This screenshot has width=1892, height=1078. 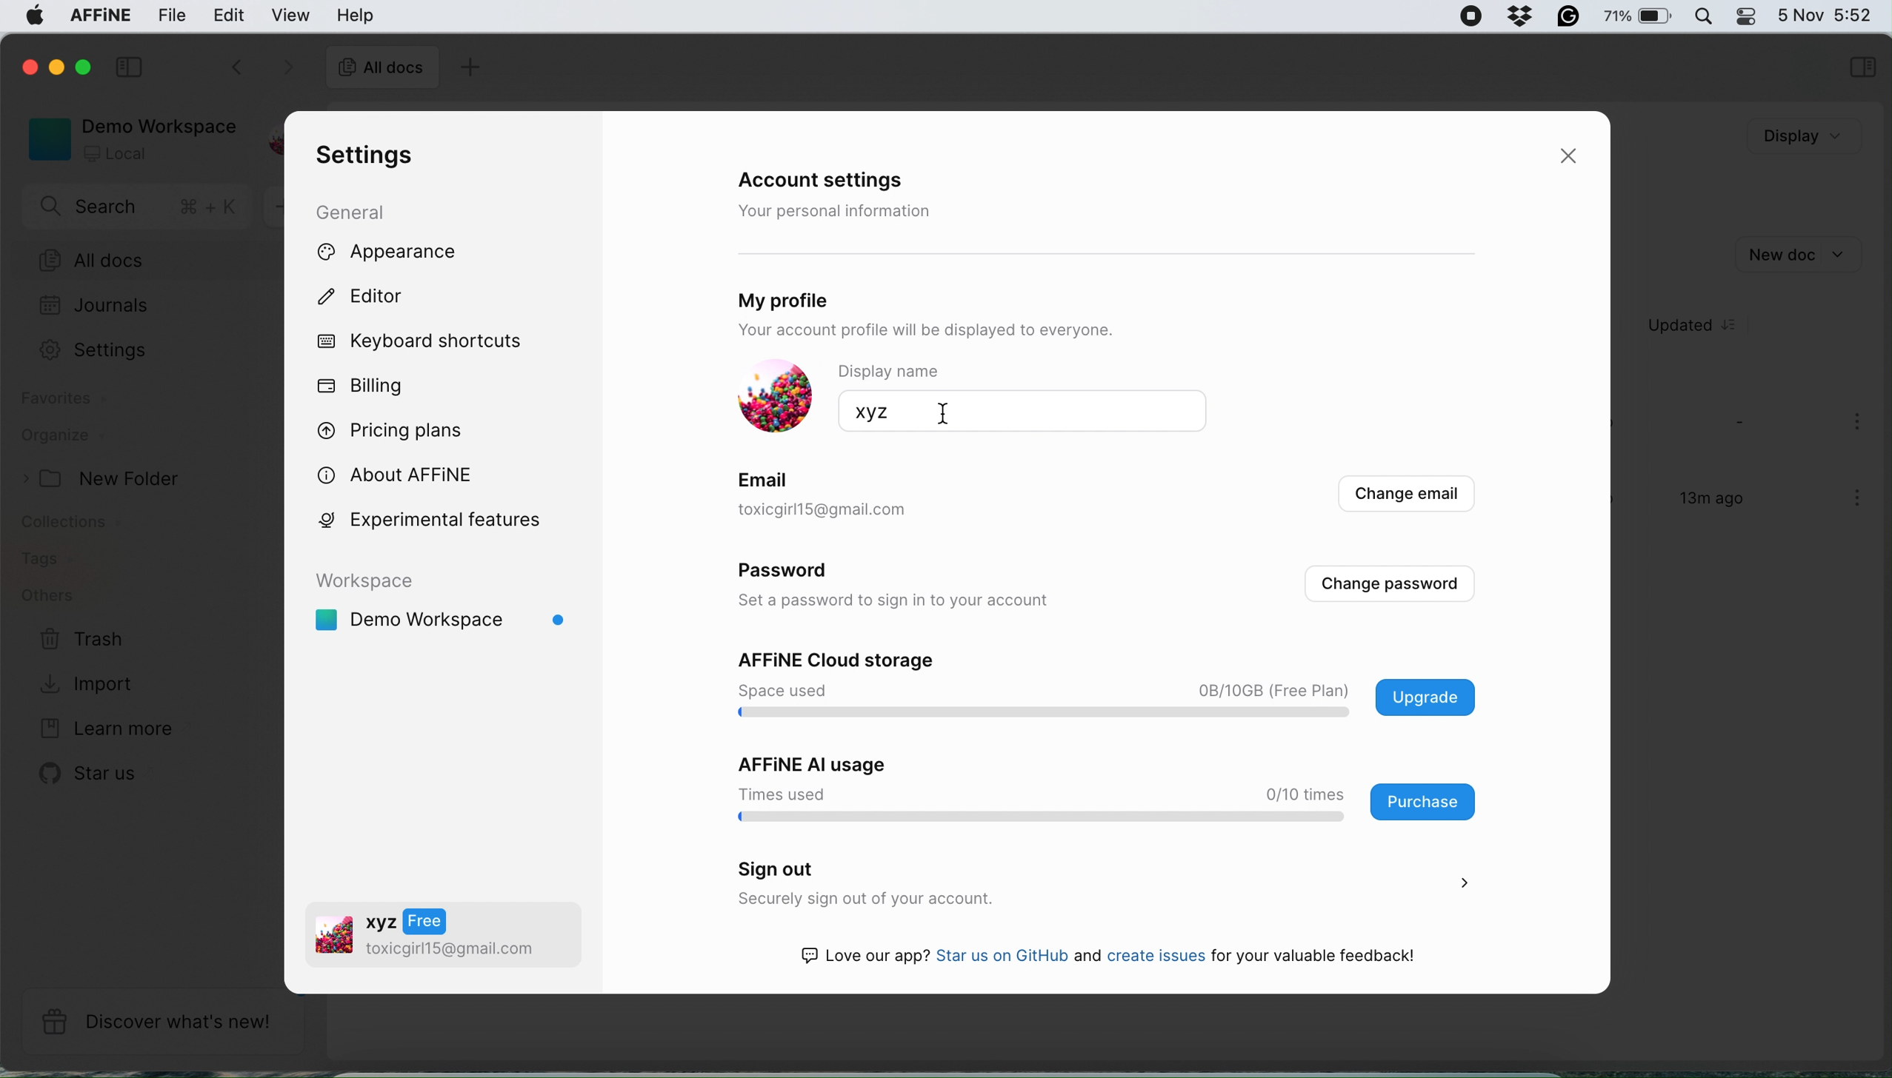 What do you see at coordinates (1574, 157) in the screenshot?
I see `close` at bounding box center [1574, 157].